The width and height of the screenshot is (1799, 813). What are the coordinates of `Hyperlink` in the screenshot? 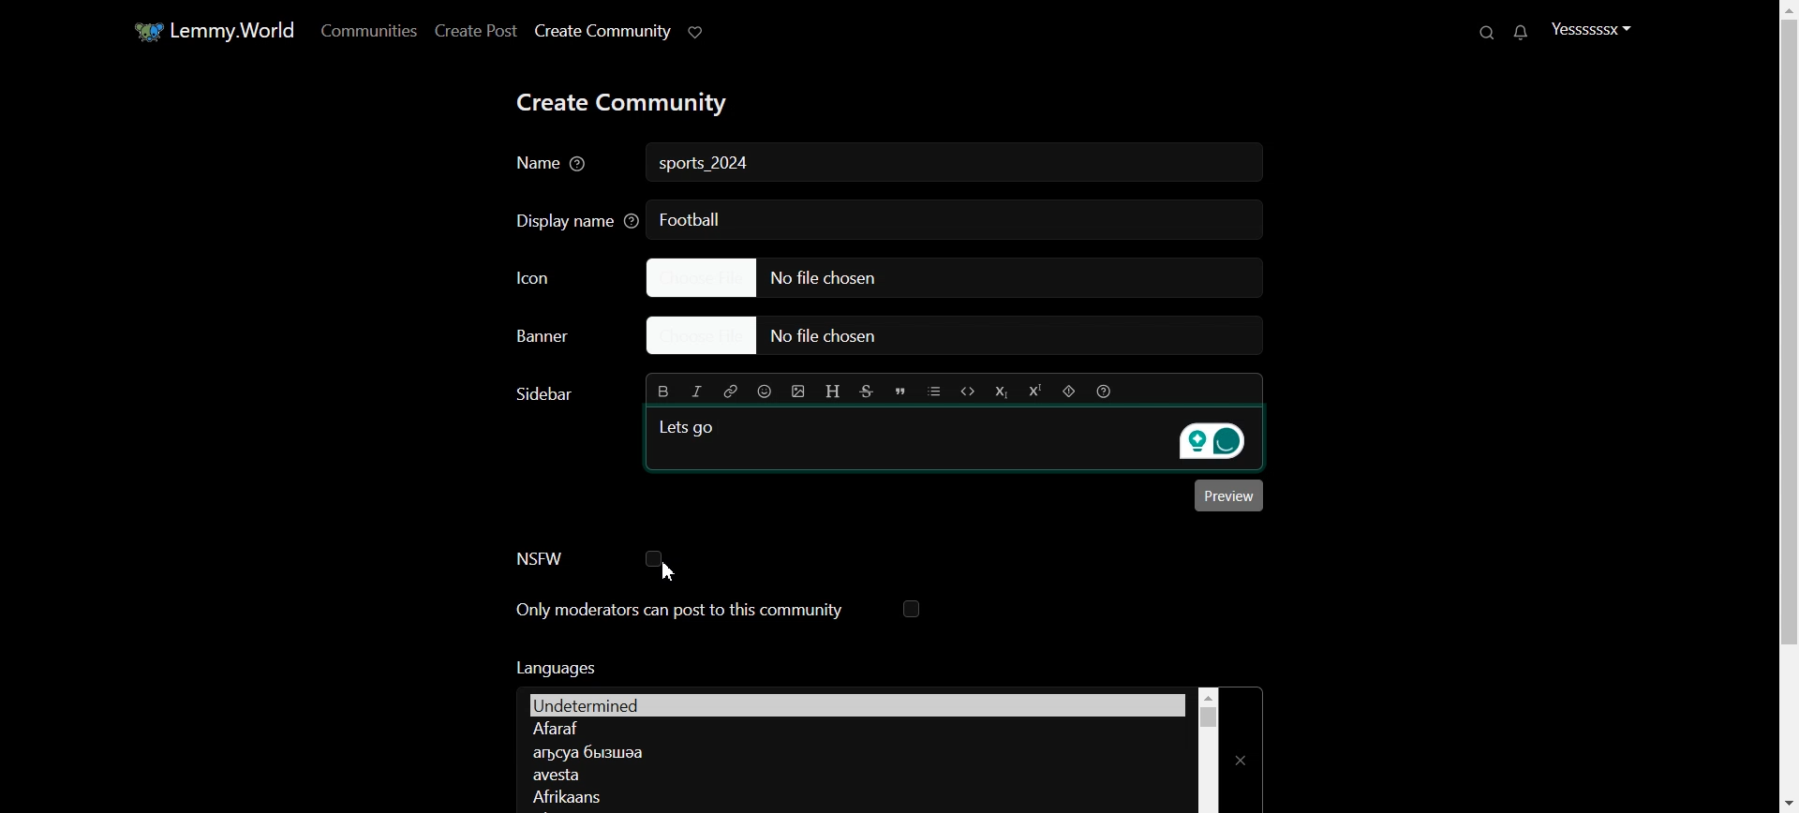 It's located at (729, 391).